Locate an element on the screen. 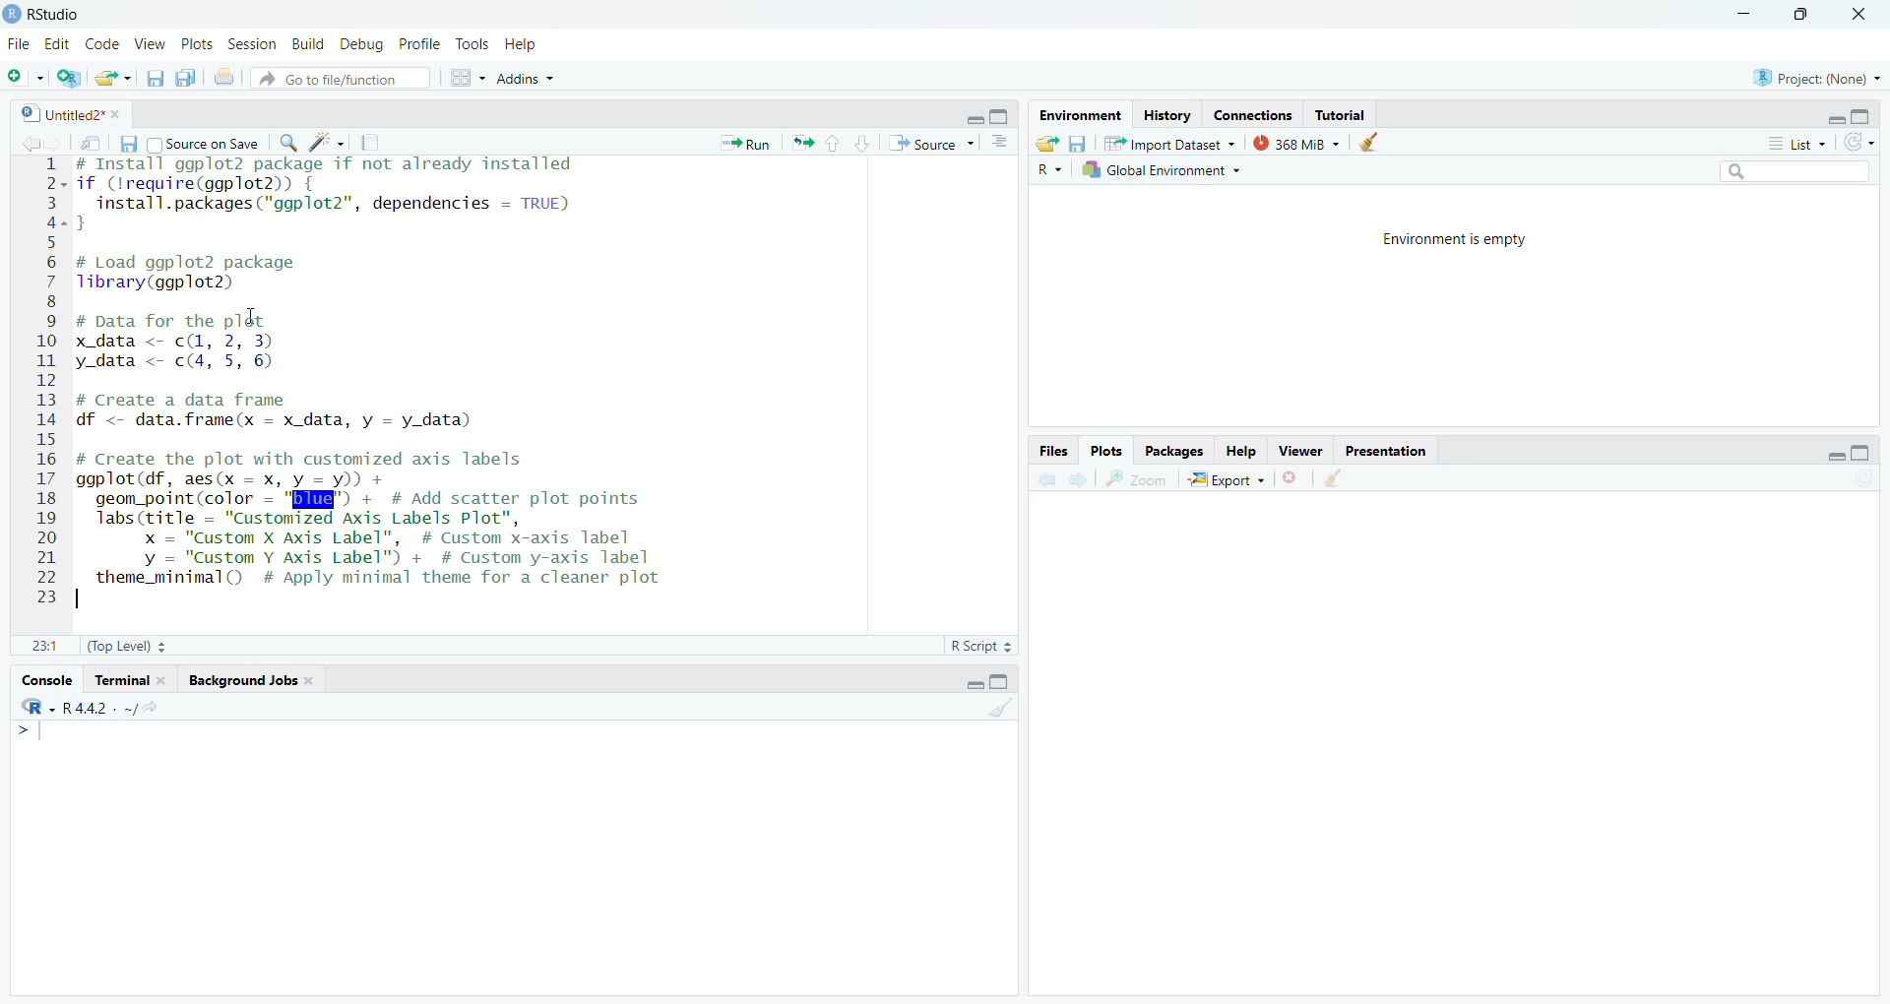  maximise is located at coordinates (1007, 682).